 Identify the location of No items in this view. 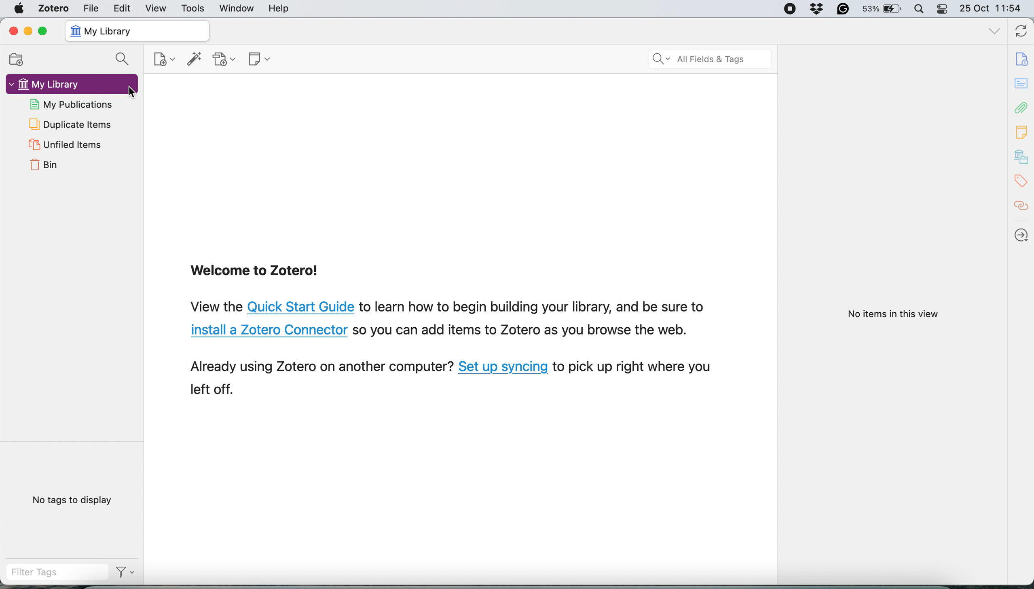
(891, 314).